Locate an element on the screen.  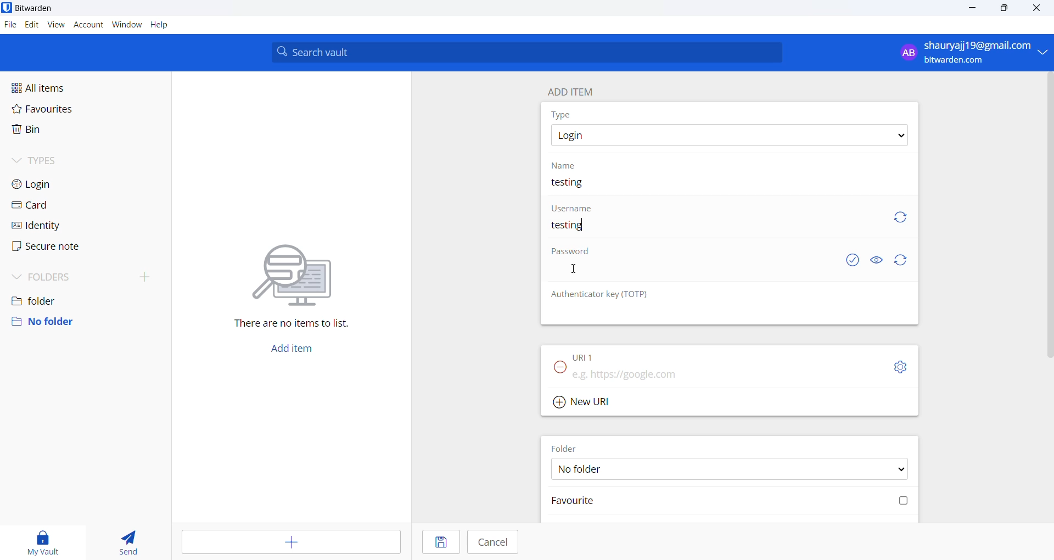
FOLDER is located at coordinates (567, 447).